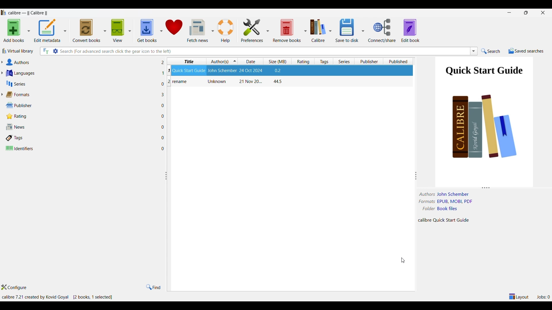 The image size is (552, 310). What do you see at coordinates (65, 31) in the screenshot?
I see `Edit metadata options` at bounding box center [65, 31].